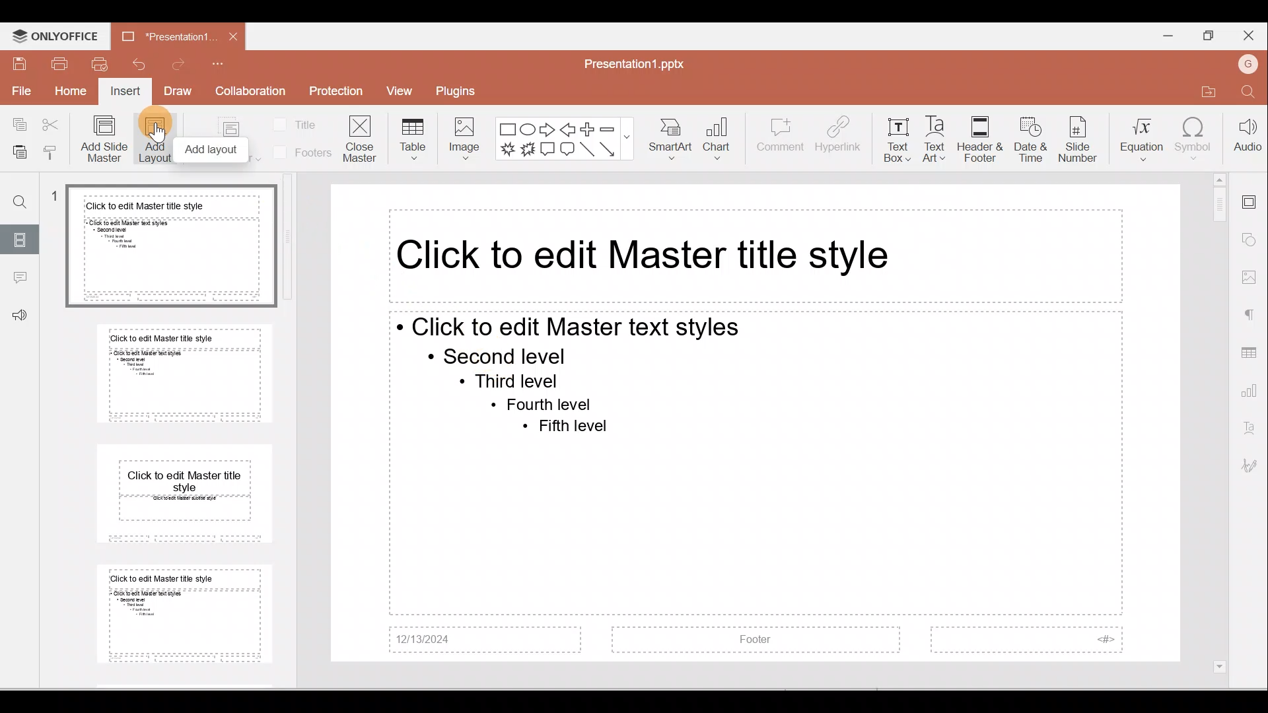 The image size is (1268, 713). I want to click on Audio, so click(1247, 139).